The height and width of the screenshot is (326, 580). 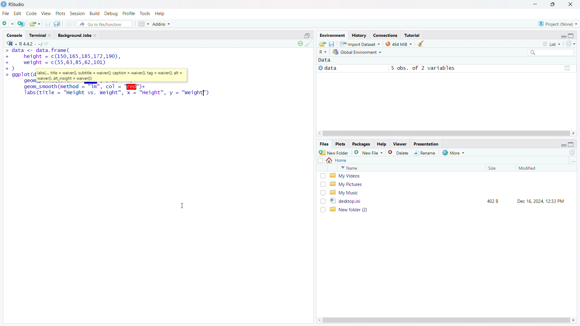 What do you see at coordinates (162, 24) in the screenshot?
I see `addins` at bounding box center [162, 24].